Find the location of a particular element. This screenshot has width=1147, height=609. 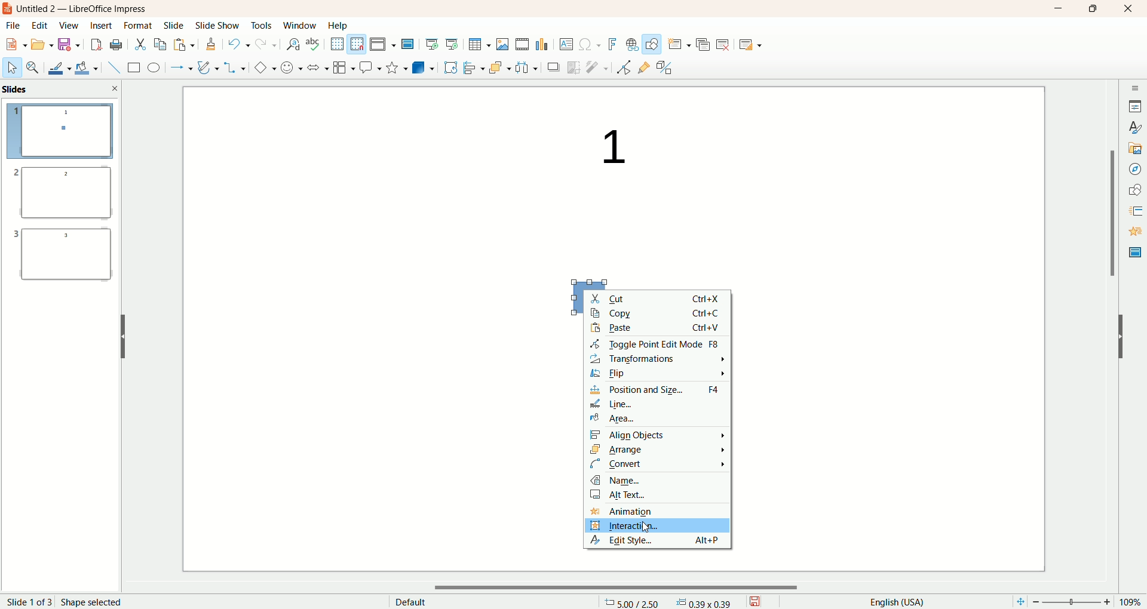

minimize is located at coordinates (1058, 9).